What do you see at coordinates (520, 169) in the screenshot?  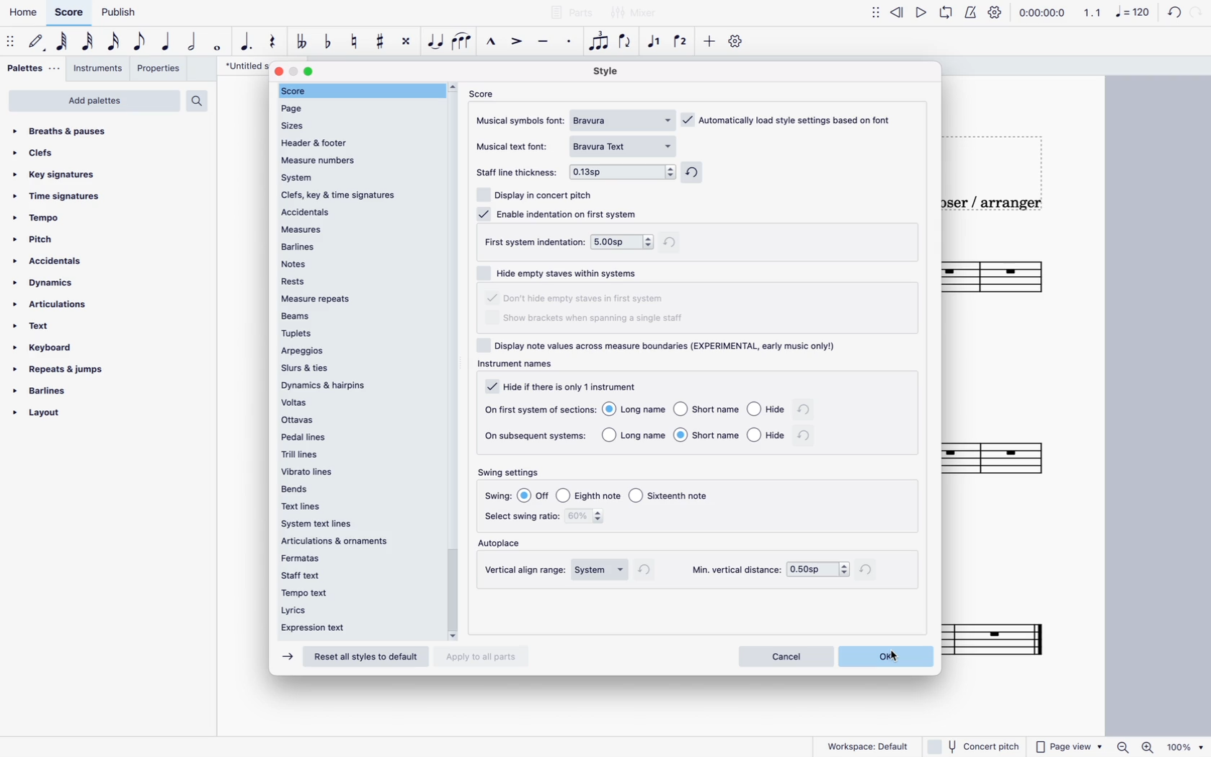 I see `staff line thickness` at bounding box center [520, 169].